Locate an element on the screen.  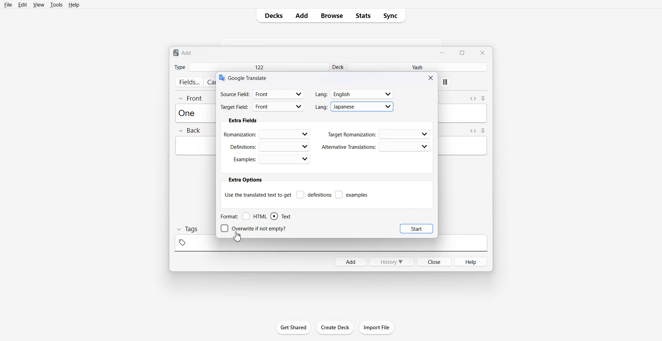
Browse is located at coordinates (332, 15).